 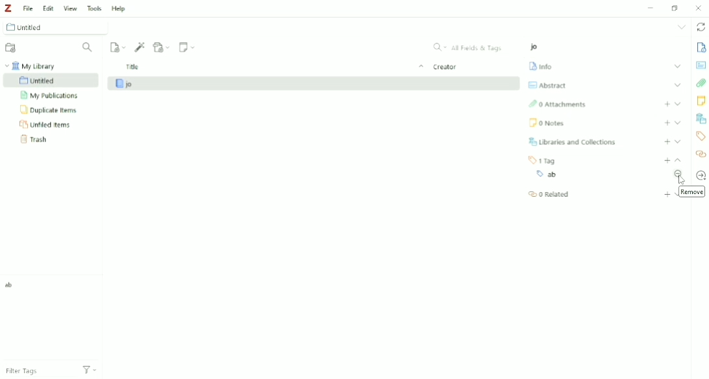 What do you see at coordinates (682, 180) in the screenshot?
I see `cursor on remove` at bounding box center [682, 180].